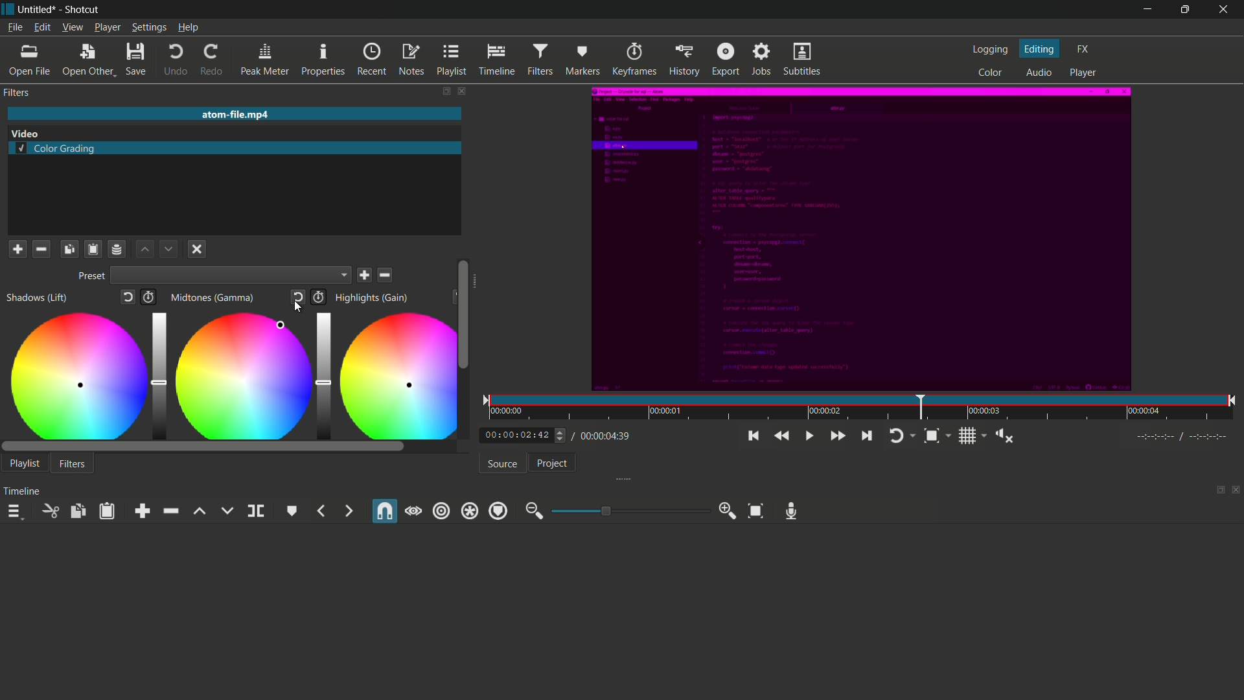 The height and width of the screenshot is (700, 1244). I want to click on timeline menu, so click(14, 511).